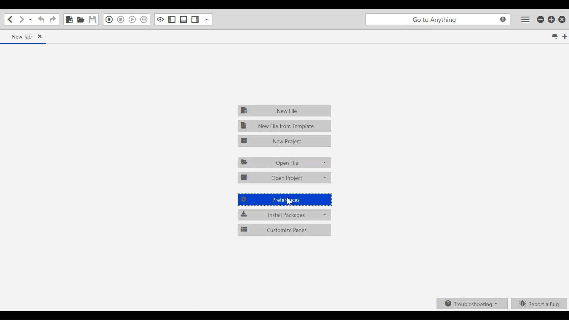  What do you see at coordinates (81, 19) in the screenshot?
I see `Open File` at bounding box center [81, 19].